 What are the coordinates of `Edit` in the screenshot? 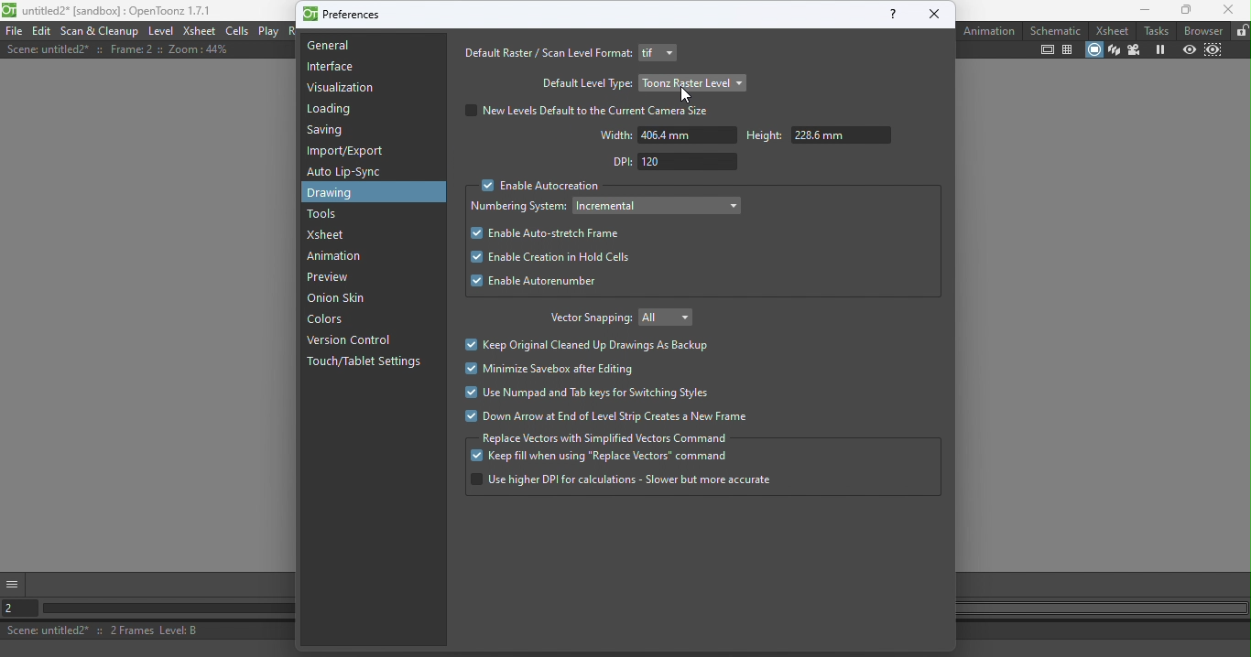 It's located at (43, 30).